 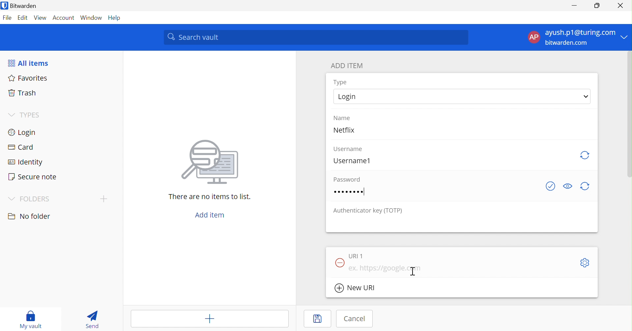 I want to click on Help, so click(x=115, y=18).